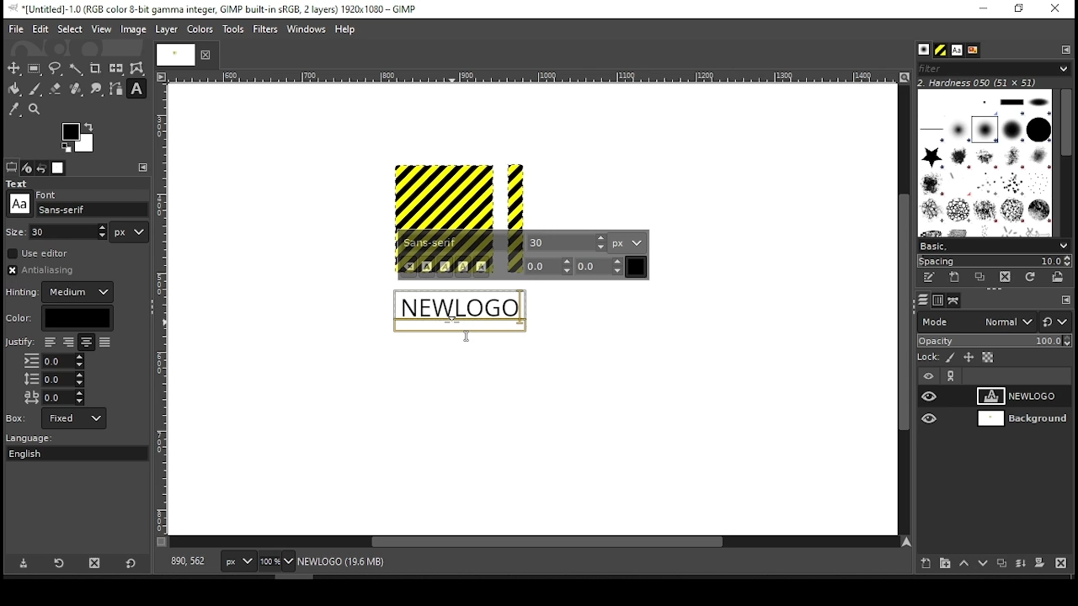 This screenshot has height=606, width=1078. Describe the element at coordinates (1029, 279) in the screenshot. I see `refresh brushes` at that location.